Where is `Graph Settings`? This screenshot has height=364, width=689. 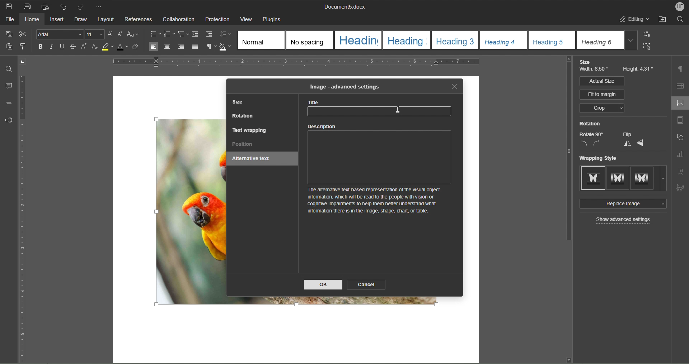 Graph Settings is located at coordinates (680, 155).